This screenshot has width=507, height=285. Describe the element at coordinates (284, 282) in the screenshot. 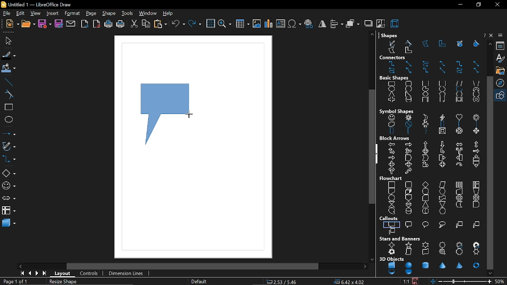

I see `co-ordinate` at that location.